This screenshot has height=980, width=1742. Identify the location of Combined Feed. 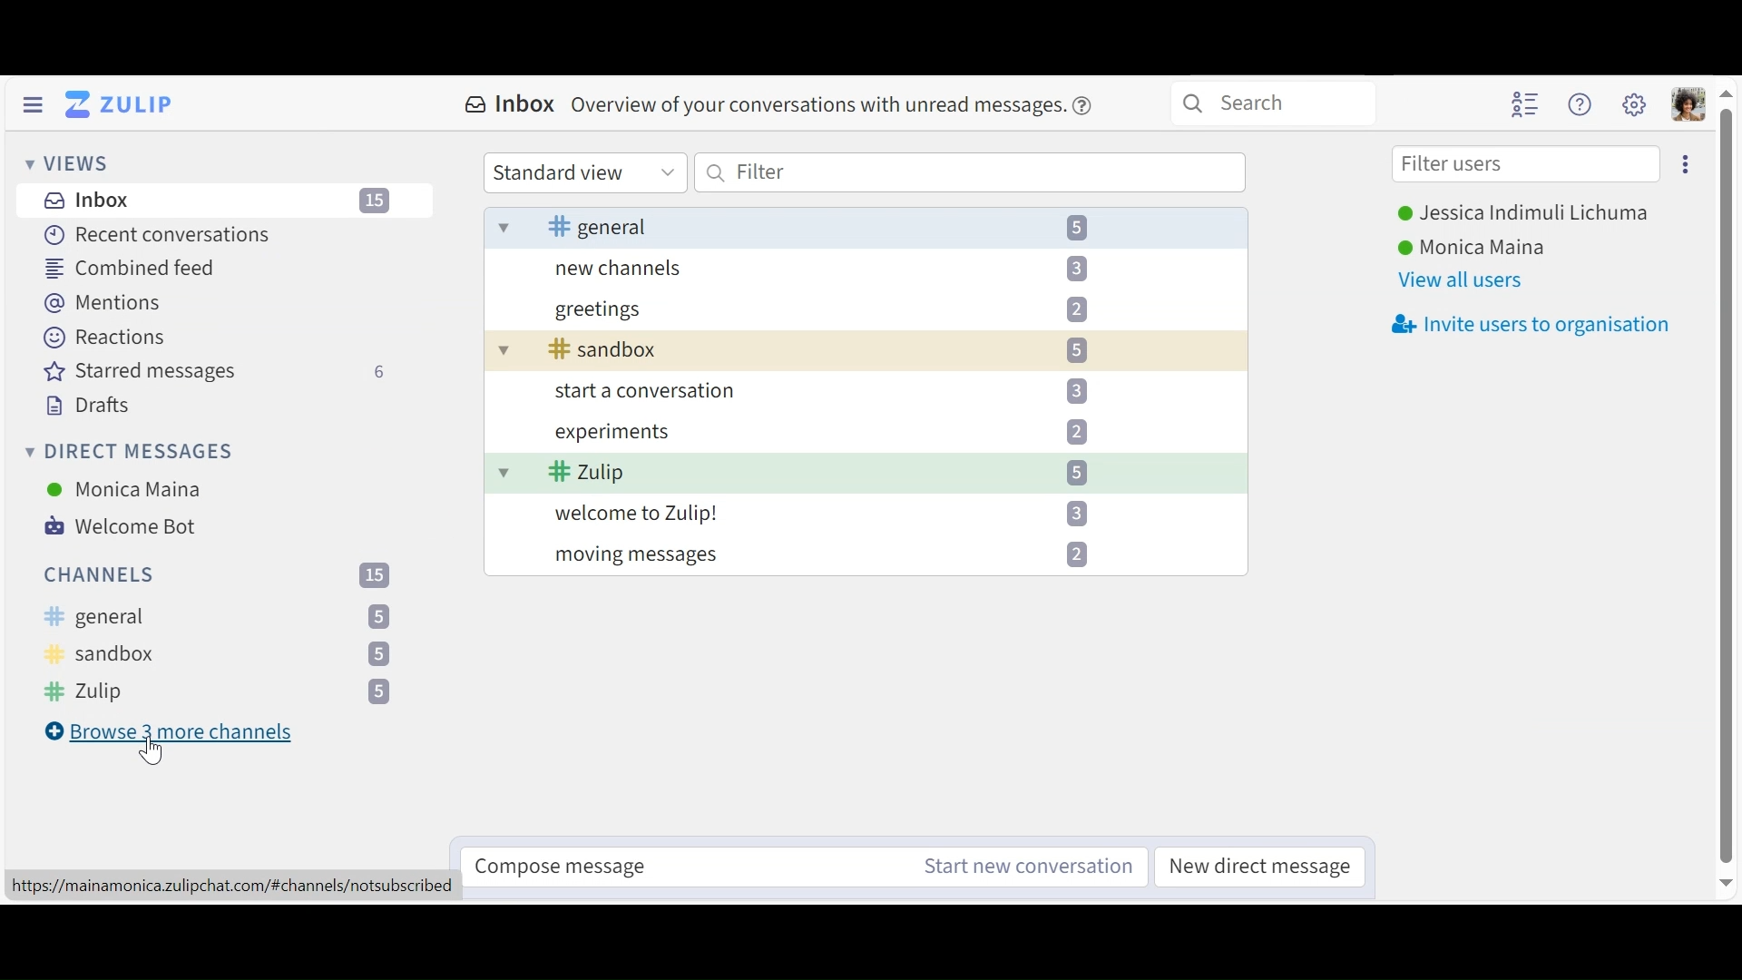
(128, 269).